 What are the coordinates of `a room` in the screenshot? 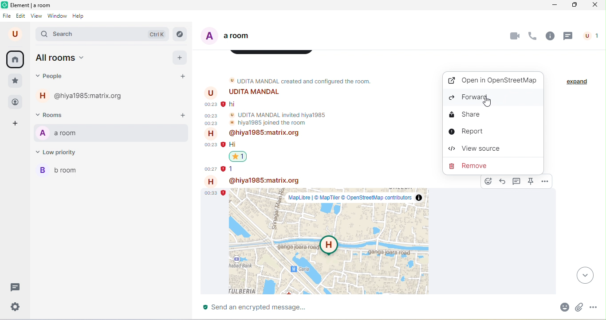 It's located at (231, 36).